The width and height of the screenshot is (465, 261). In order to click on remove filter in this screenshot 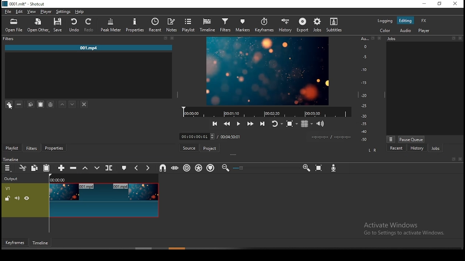, I will do `click(19, 104)`.